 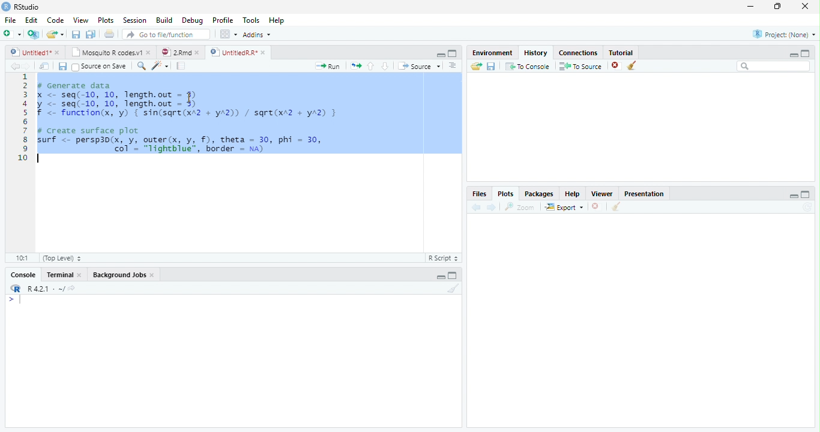 I want to click on minimize, so click(x=794, y=55).